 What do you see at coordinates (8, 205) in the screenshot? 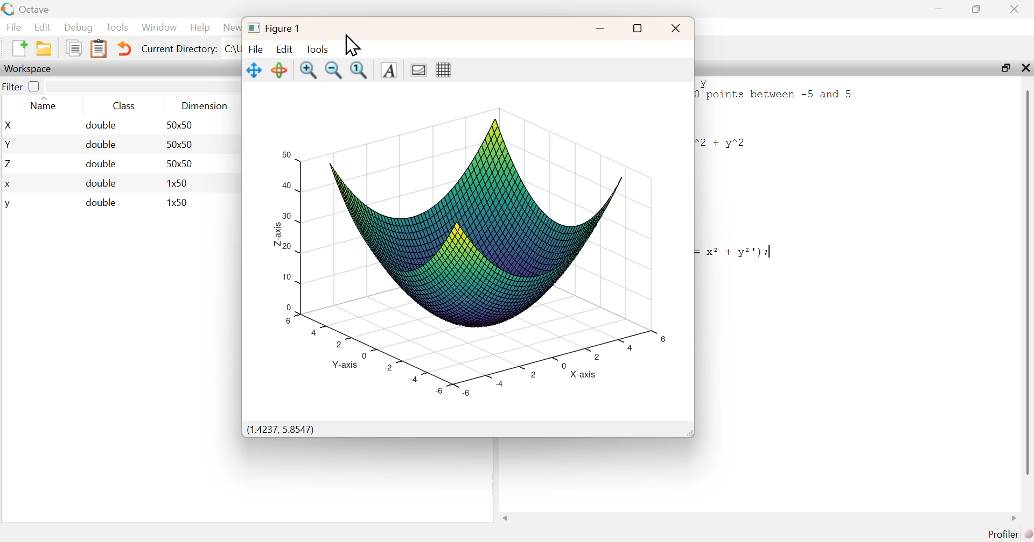
I see `y` at bounding box center [8, 205].